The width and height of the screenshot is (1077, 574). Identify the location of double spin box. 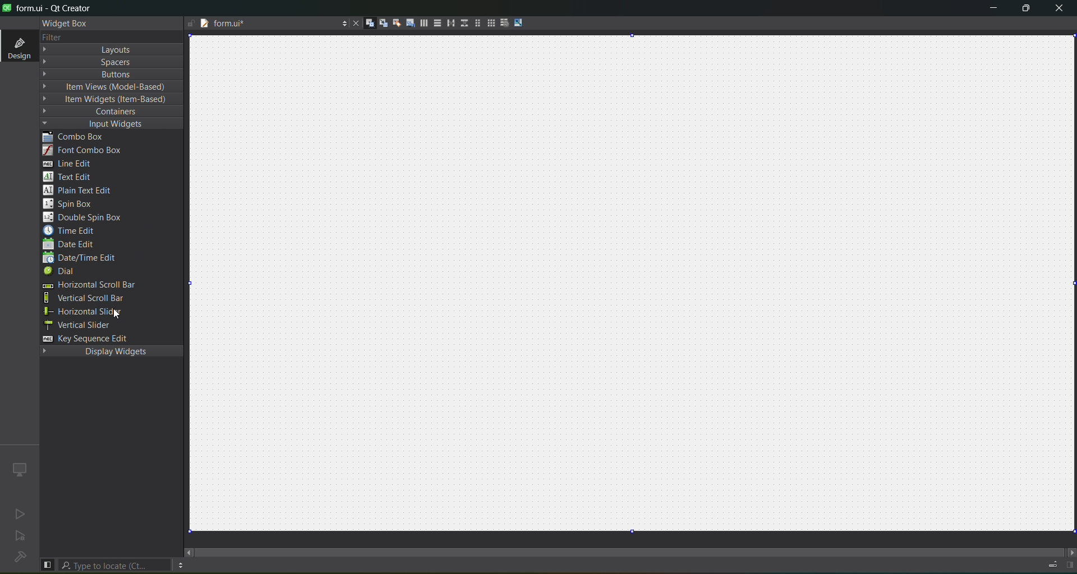
(93, 217).